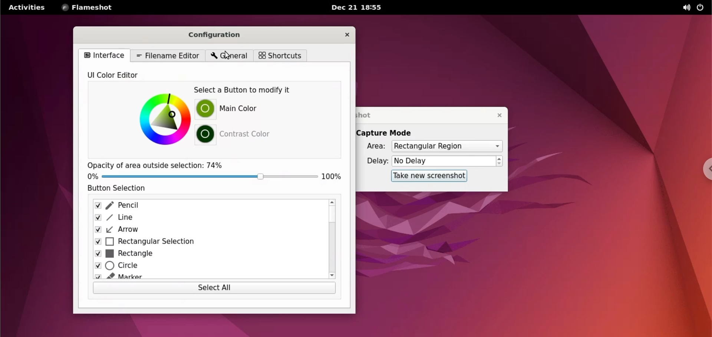  Describe the element at coordinates (214, 288) in the screenshot. I see `select all` at that location.